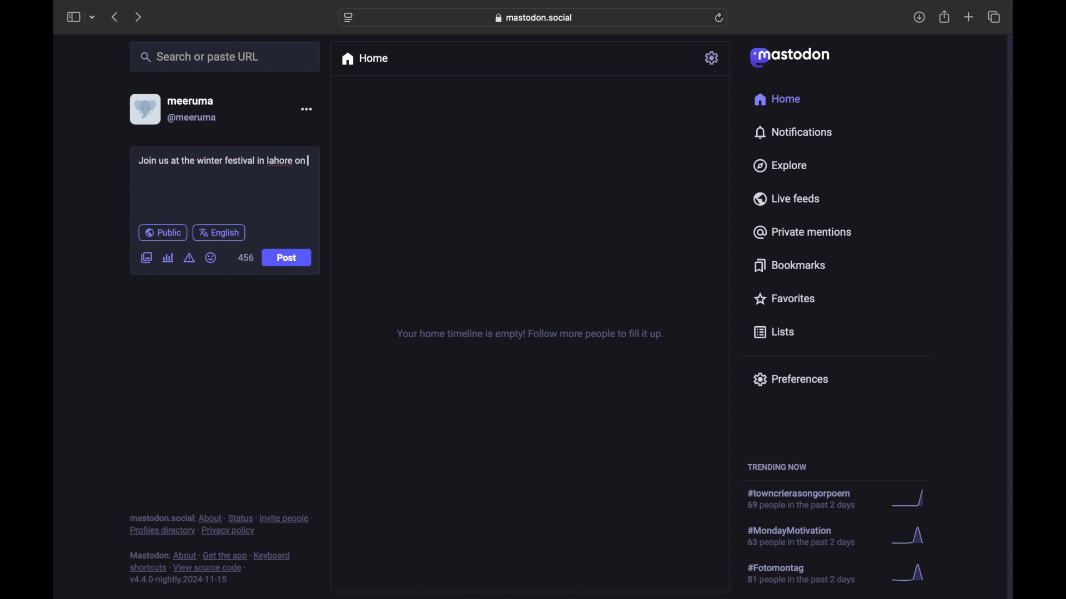  What do you see at coordinates (73, 17) in the screenshot?
I see `sidebar` at bounding box center [73, 17].